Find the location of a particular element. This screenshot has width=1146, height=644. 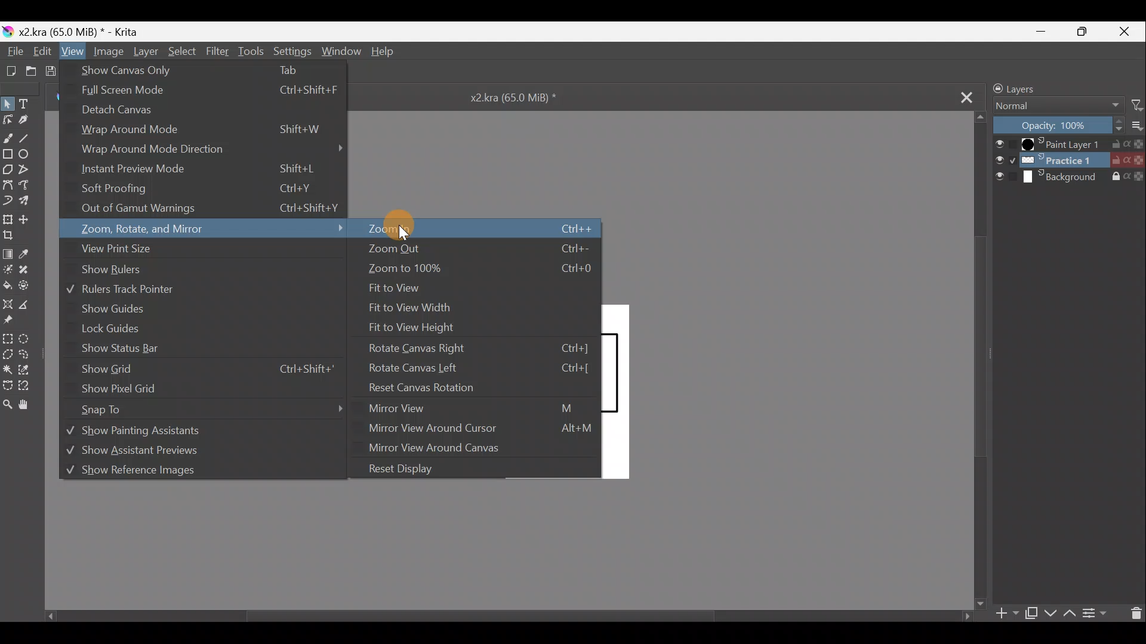

Polyline tool is located at coordinates (27, 169).